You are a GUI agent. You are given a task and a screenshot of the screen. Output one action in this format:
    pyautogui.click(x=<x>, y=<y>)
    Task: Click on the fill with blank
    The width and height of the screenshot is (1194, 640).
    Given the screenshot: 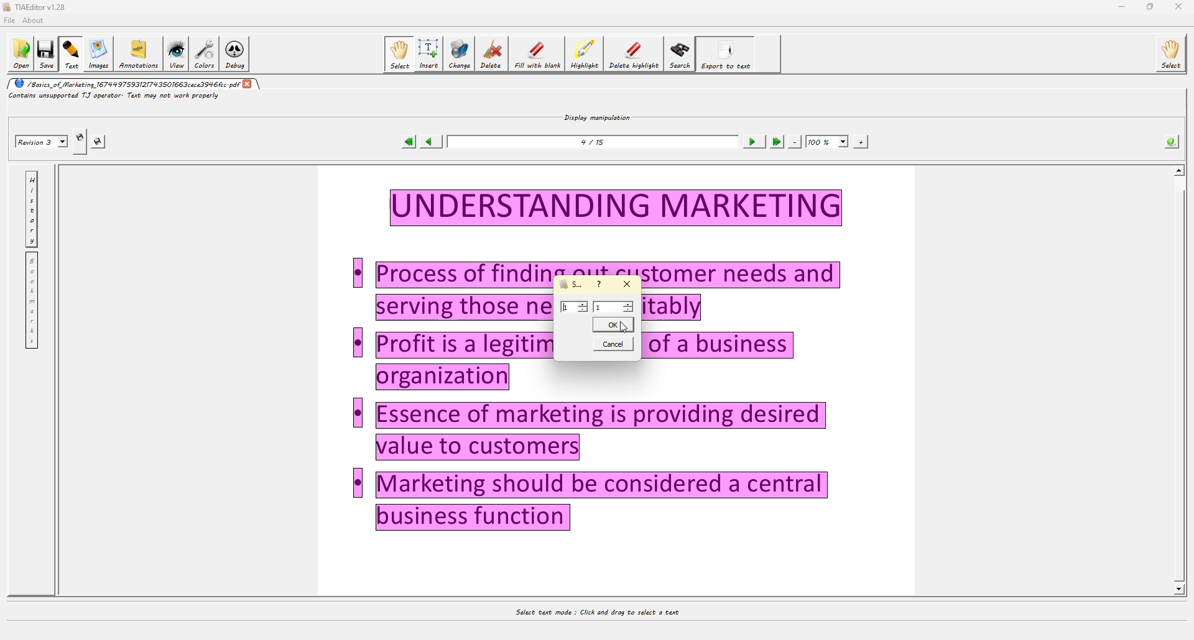 What is the action you would take?
    pyautogui.click(x=539, y=52)
    